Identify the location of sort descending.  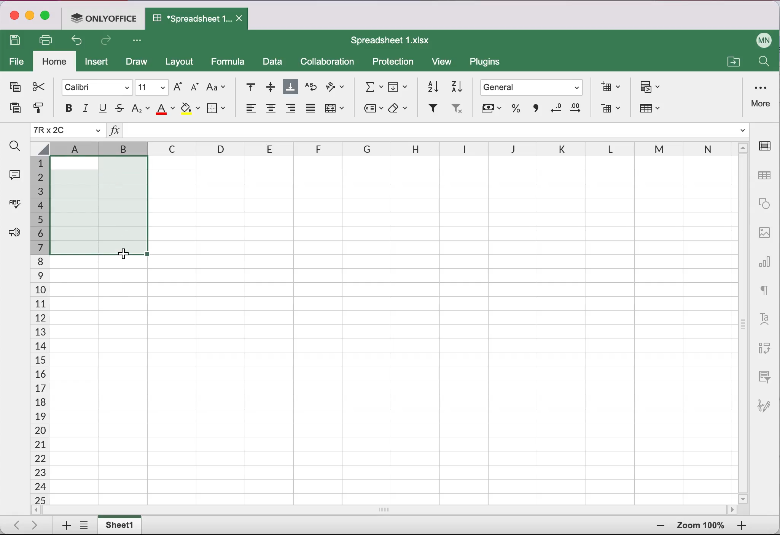
(457, 86).